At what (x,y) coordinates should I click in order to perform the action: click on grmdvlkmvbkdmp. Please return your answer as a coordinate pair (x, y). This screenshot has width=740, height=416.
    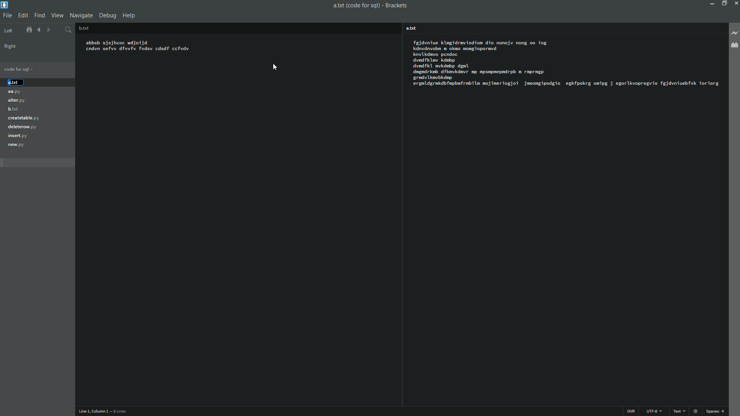
    Looking at the image, I should click on (436, 77).